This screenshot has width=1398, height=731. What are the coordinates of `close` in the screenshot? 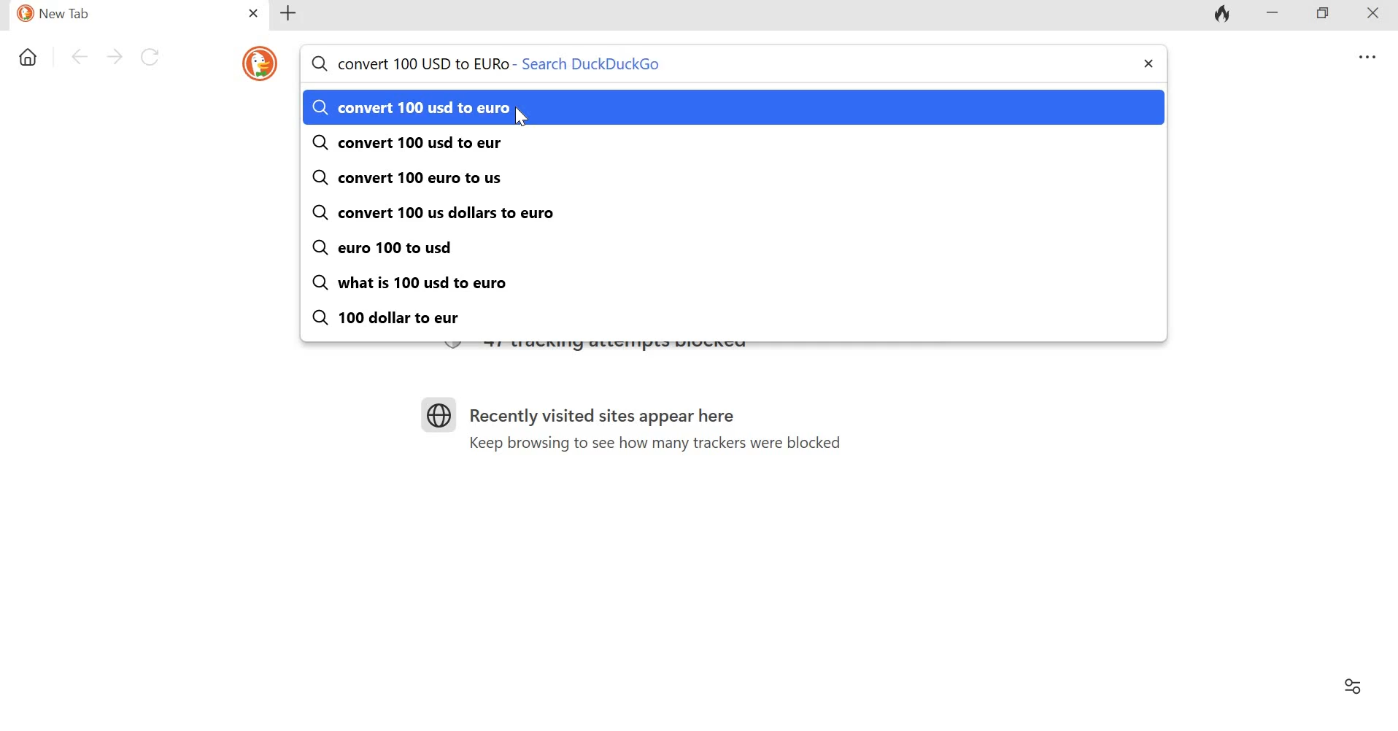 It's located at (1146, 65).